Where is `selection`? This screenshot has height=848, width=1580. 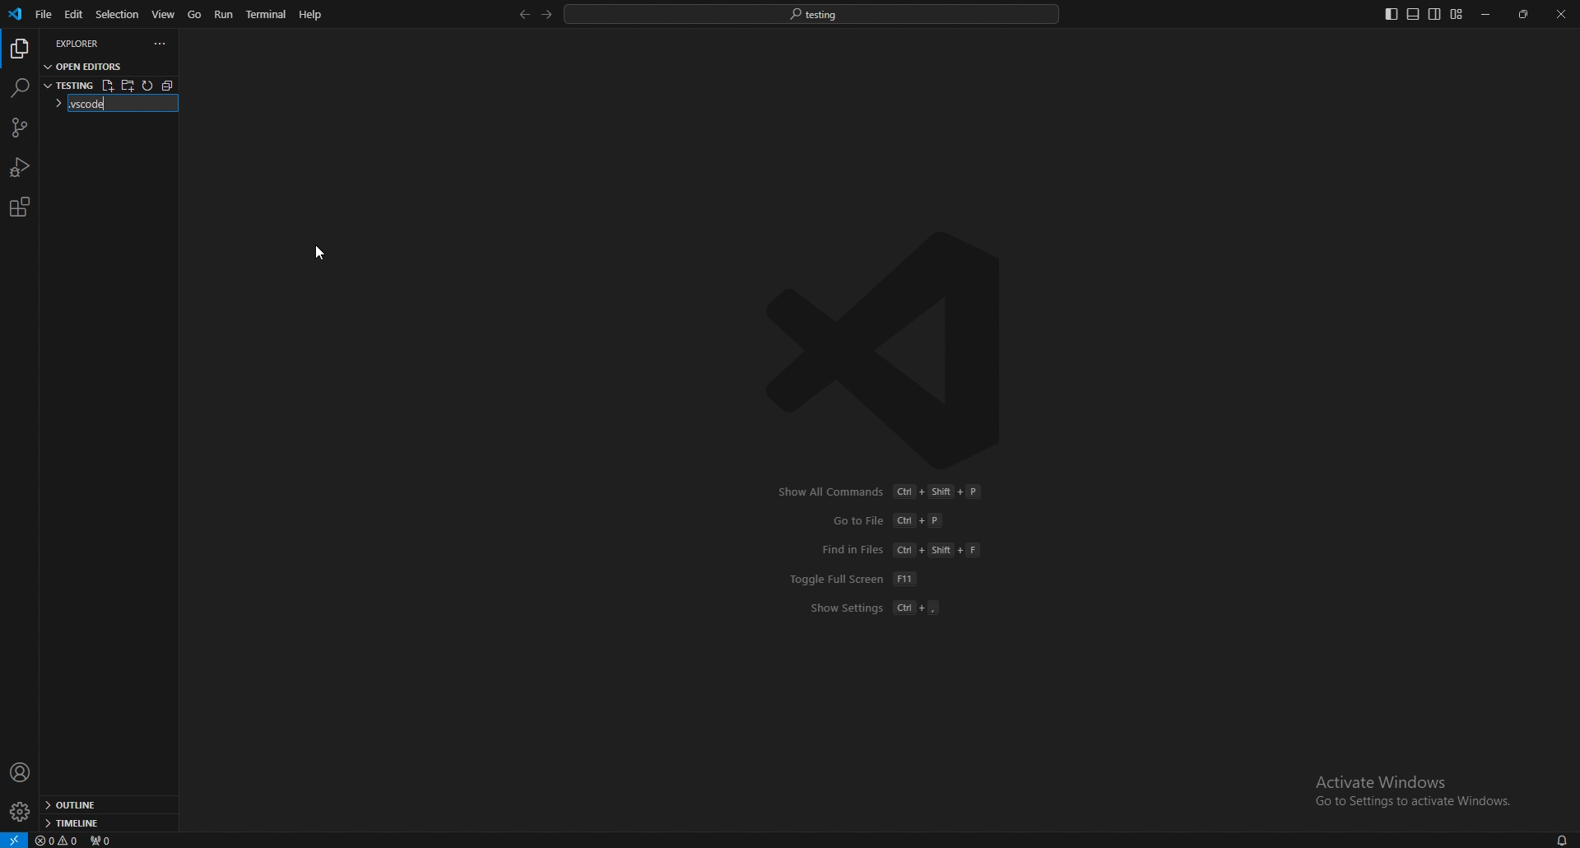 selection is located at coordinates (117, 13).